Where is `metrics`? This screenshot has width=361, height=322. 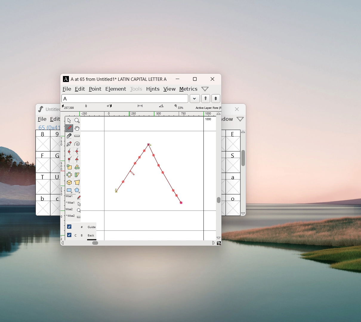
metrics is located at coordinates (189, 89).